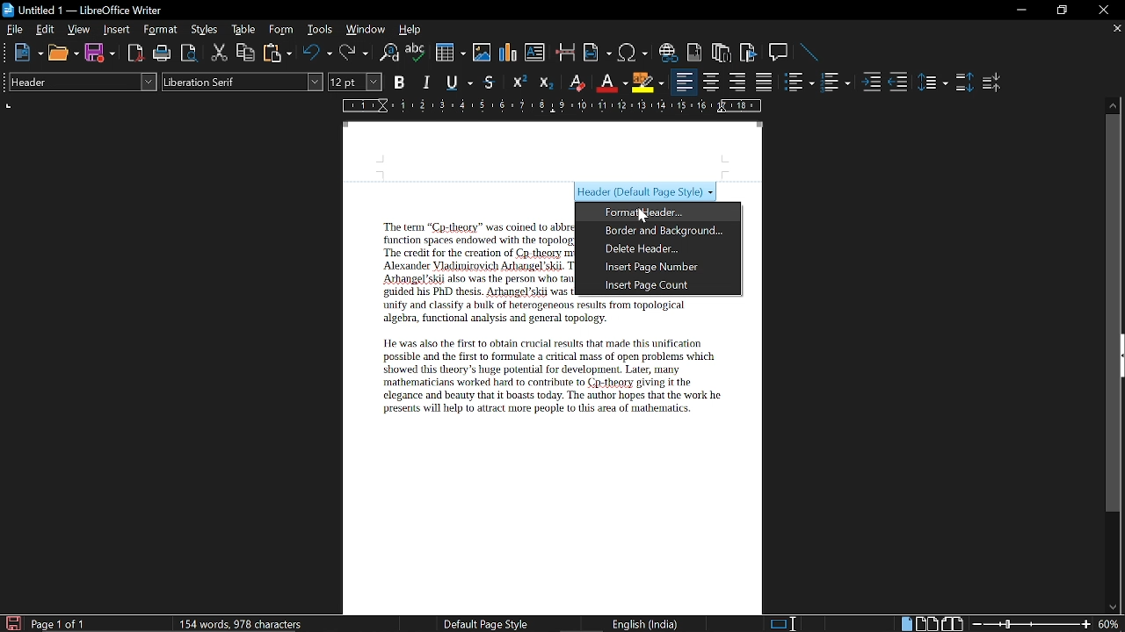  What do you see at coordinates (15, 29) in the screenshot?
I see `File` at bounding box center [15, 29].